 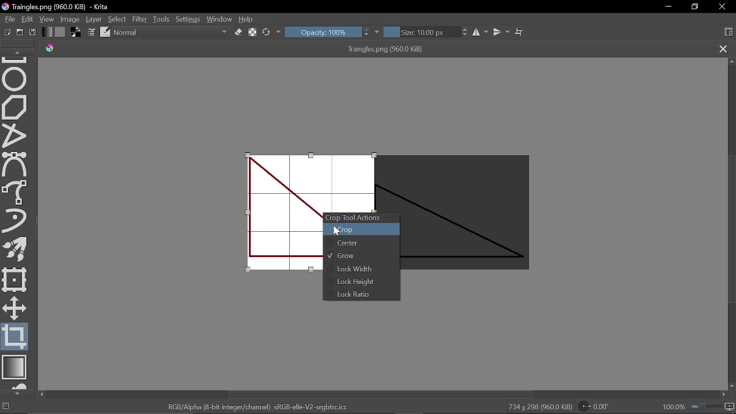 What do you see at coordinates (422, 32) in the screenshot?
I see `Size: 10.00 px` at bounding box center [422, 32].